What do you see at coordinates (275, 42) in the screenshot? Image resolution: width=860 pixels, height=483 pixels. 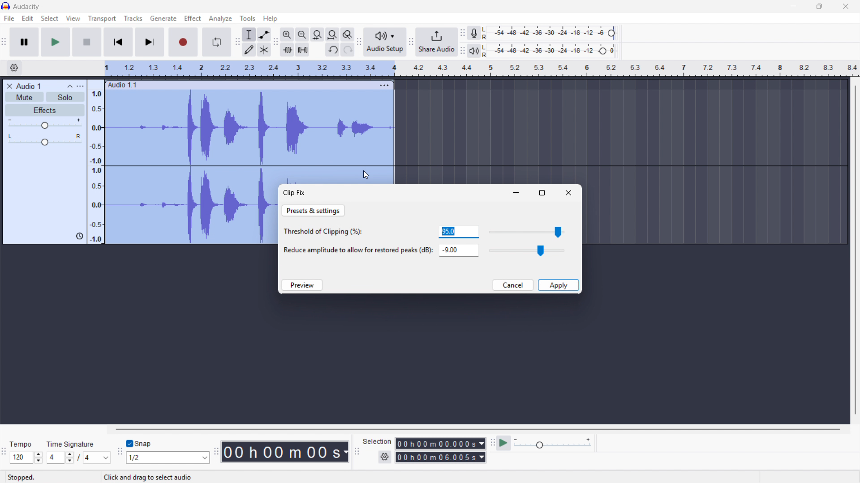 I see `Edit toolbar` at bounding box center [275, 42].